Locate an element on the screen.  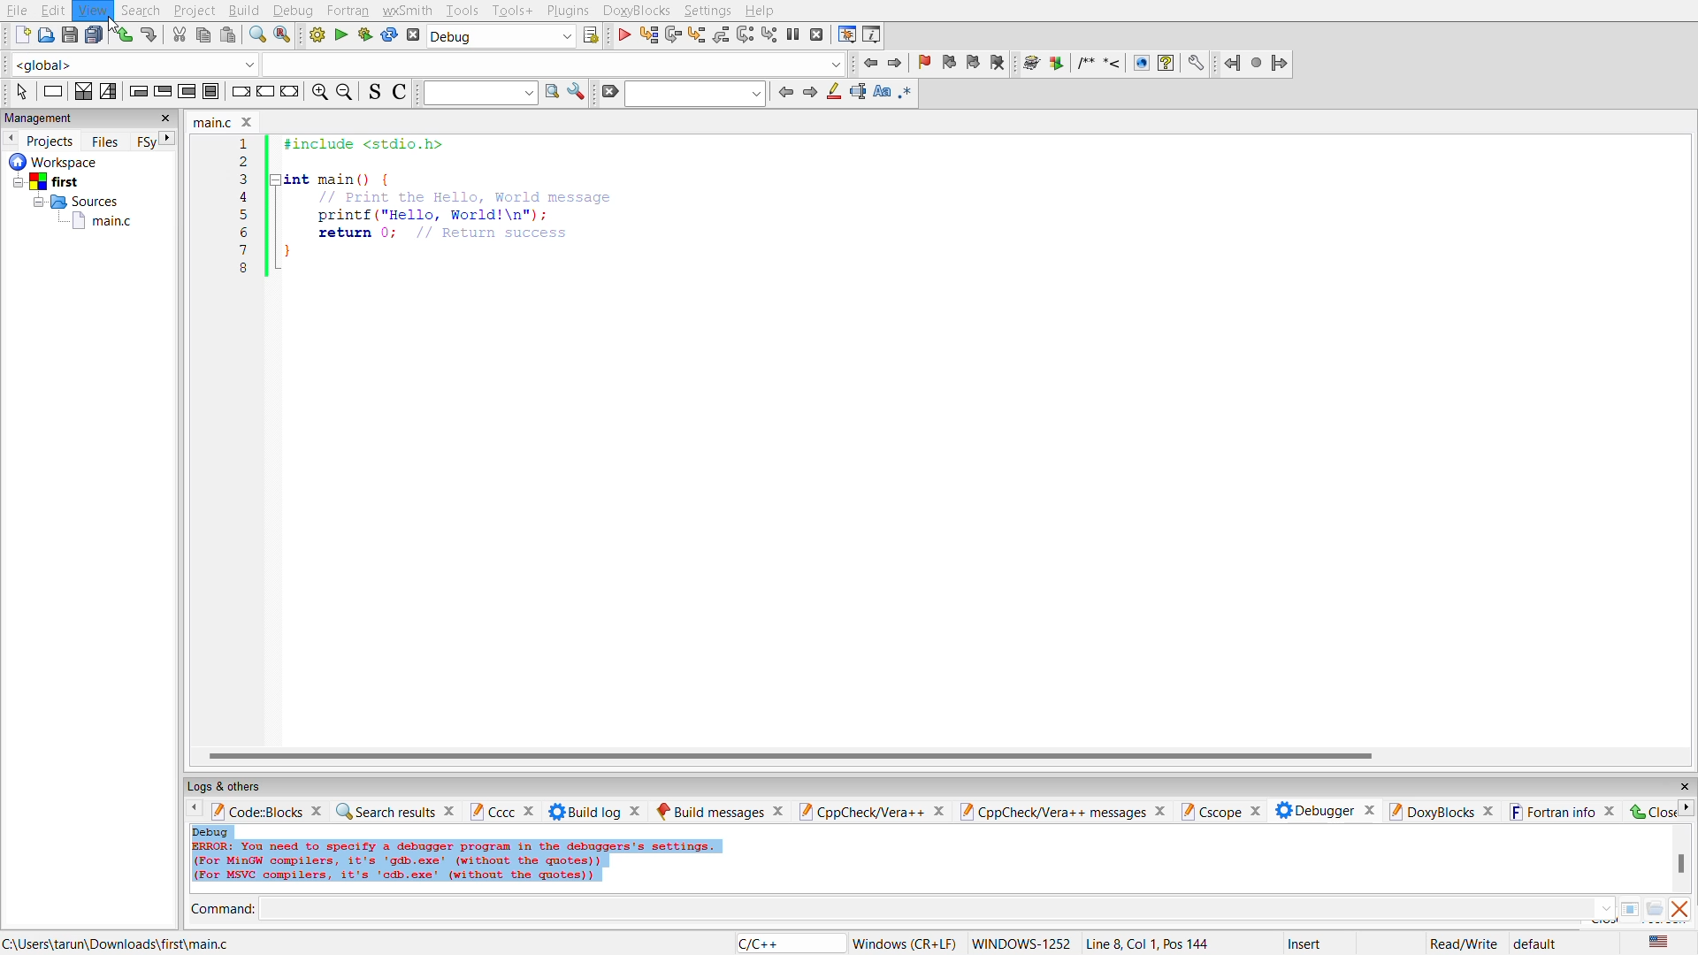
jump forward is located at coordinates (895, 63).